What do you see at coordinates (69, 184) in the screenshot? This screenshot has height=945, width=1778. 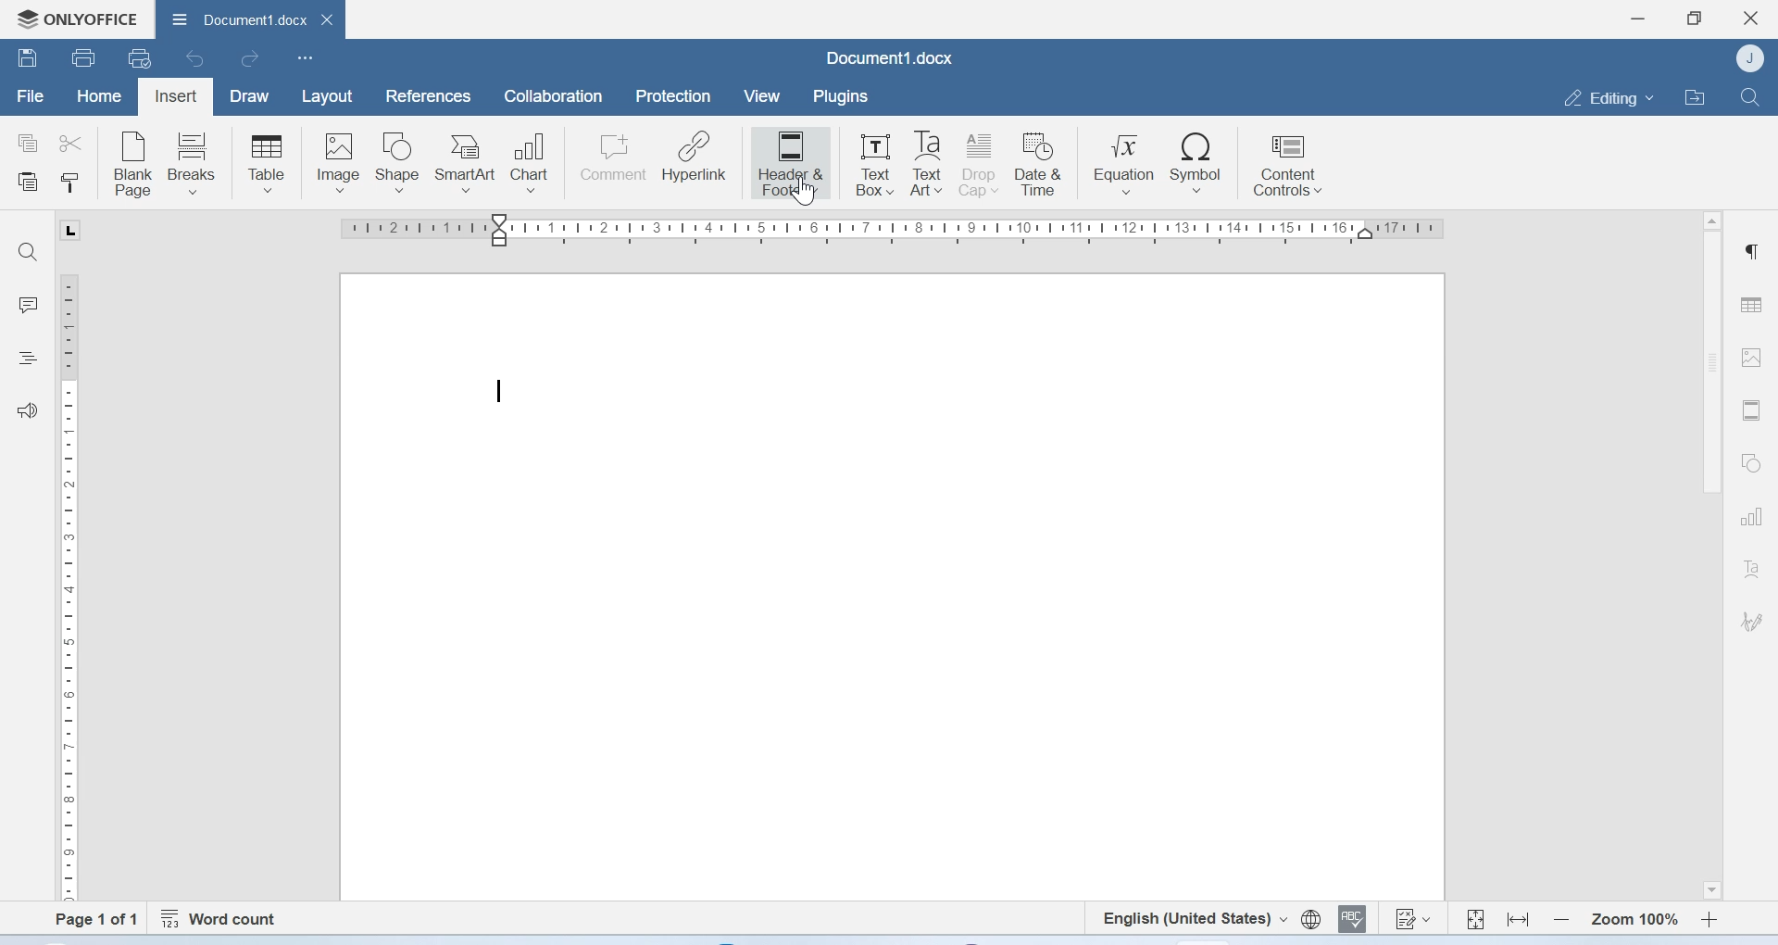 I see `Copy style` at bounding box center [69, 184].